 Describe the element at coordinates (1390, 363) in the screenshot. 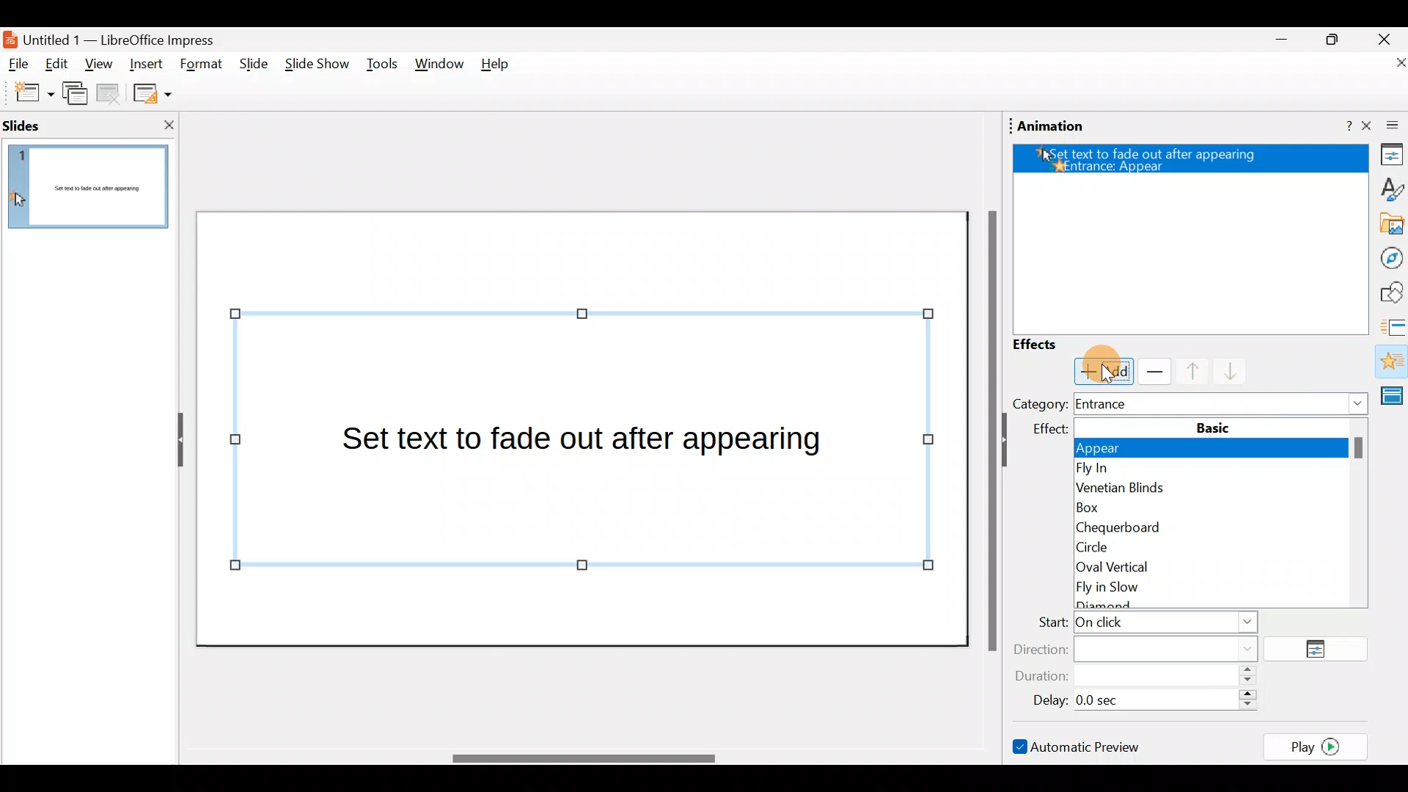

I see `Animation` at that location.